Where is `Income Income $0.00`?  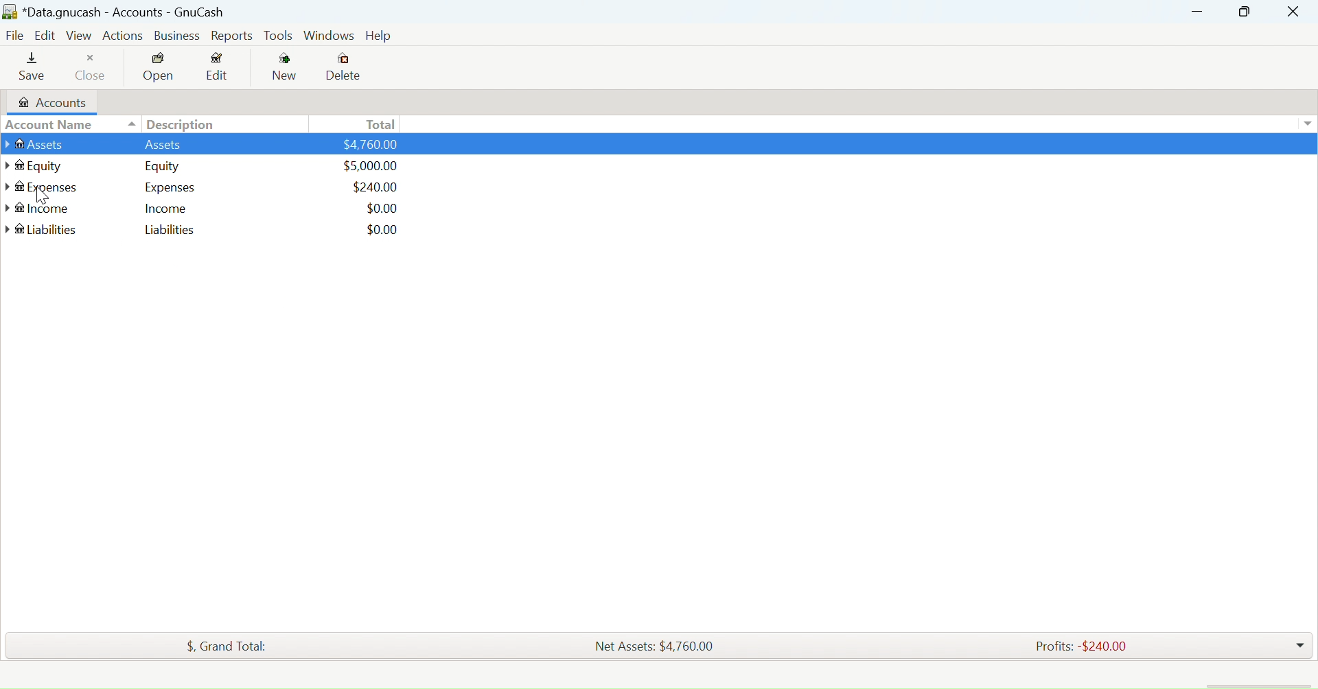
Income Income $0.00 is located at coordinates (213, 210).